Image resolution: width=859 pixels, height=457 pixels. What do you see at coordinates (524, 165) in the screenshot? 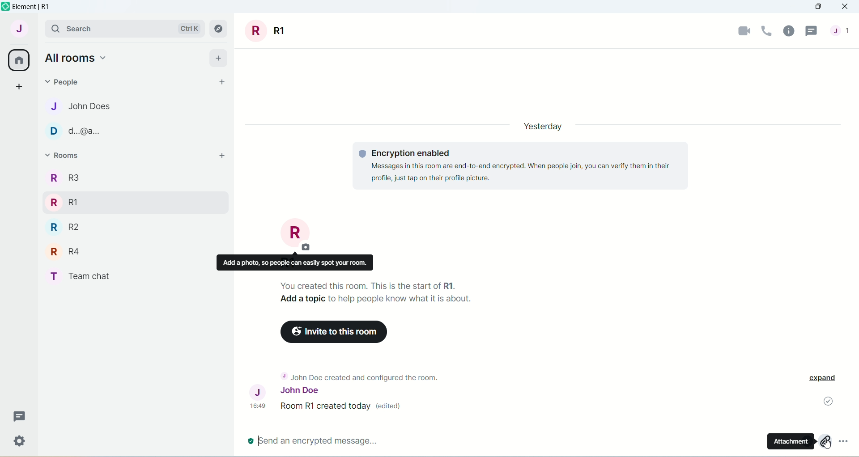
I see `Encryption enabled Message in this room are end-to-end encrypted...` at bounding box center [524, 165].